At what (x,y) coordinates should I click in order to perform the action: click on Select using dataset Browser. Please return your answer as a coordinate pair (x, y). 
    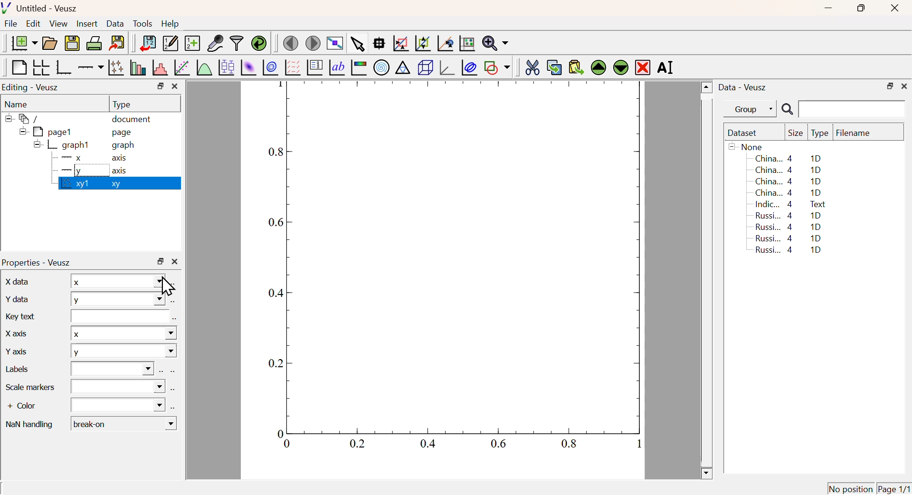
    Looking at the image, I should click on (173, 303).